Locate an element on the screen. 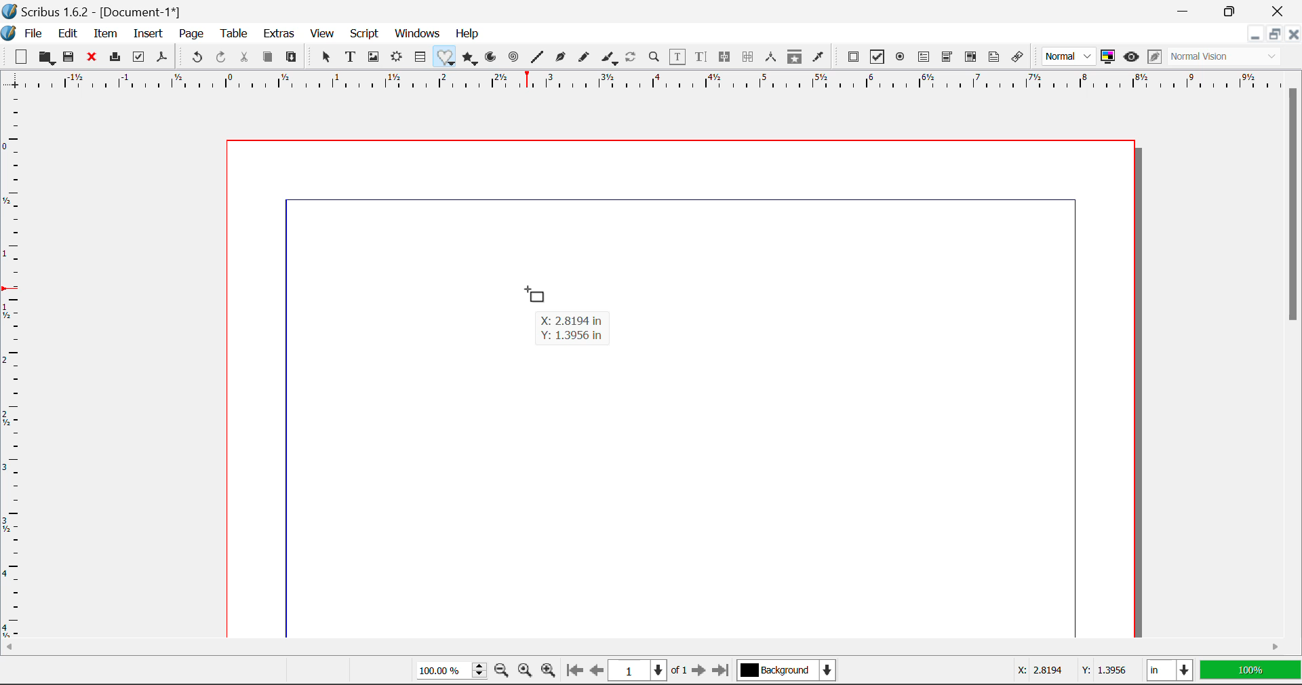  Delink Text Frames is located at coordinates (749, 57).